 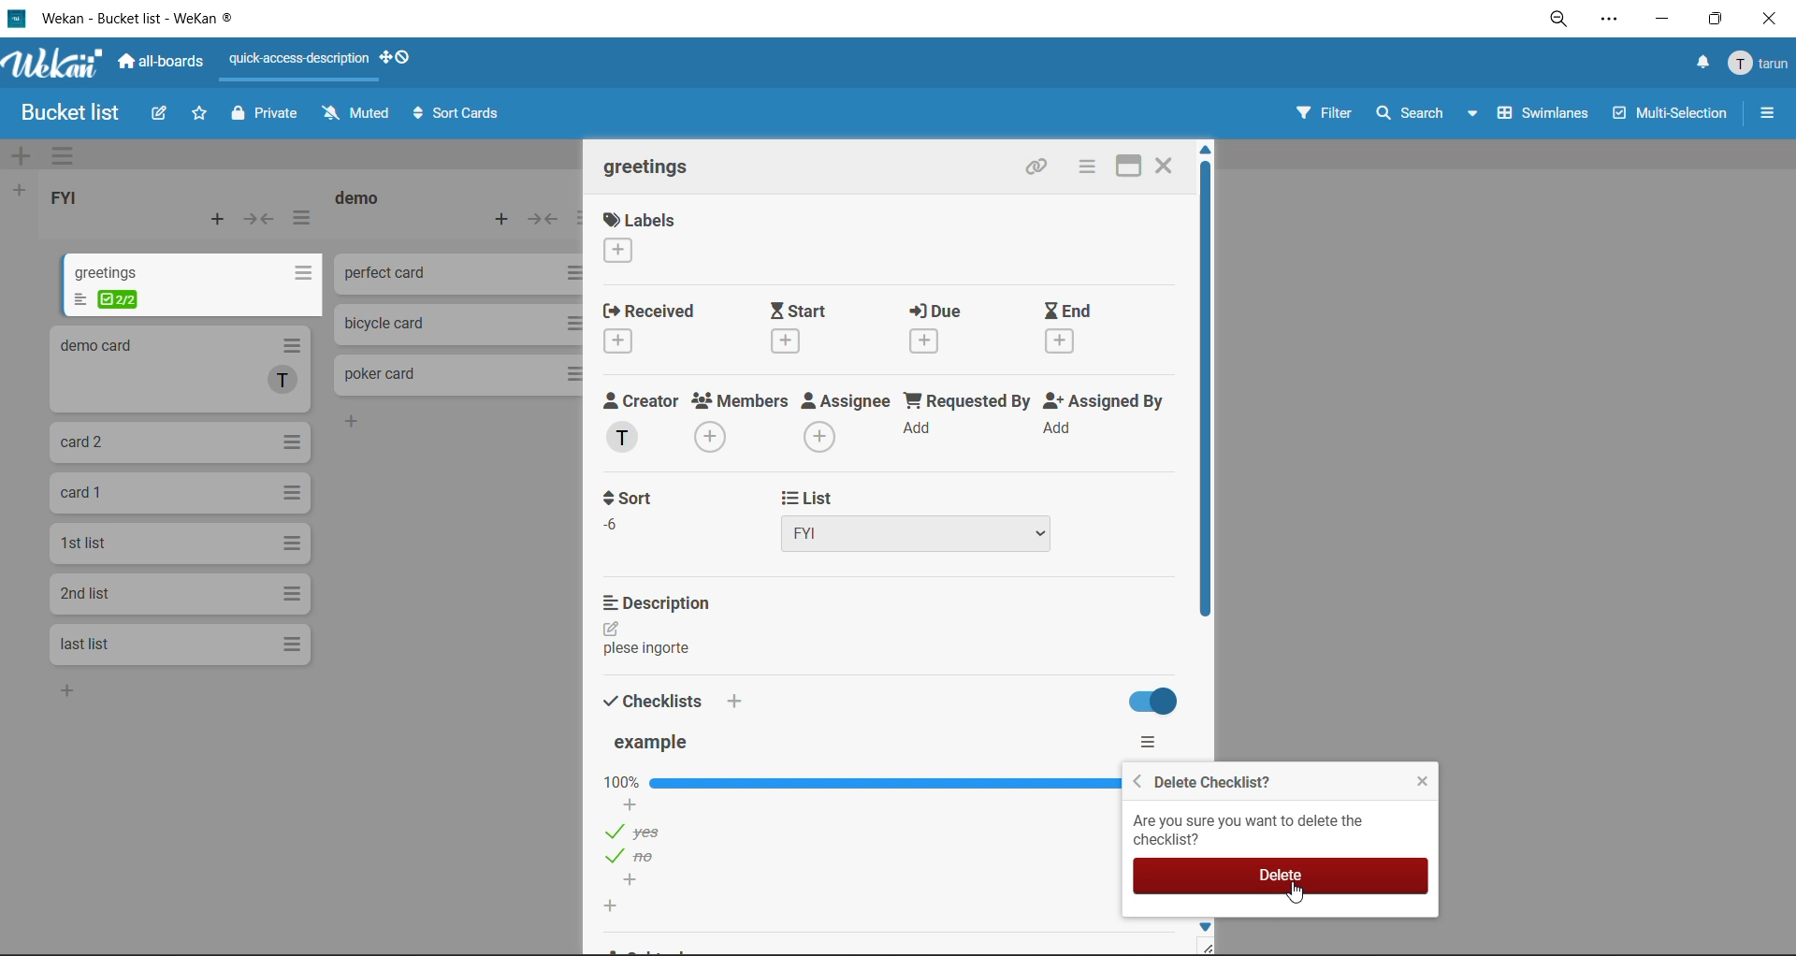 What do you see at coordinates (737, 701) in the screenshot?
I see `add checklist` at bounding box center [737, 701].